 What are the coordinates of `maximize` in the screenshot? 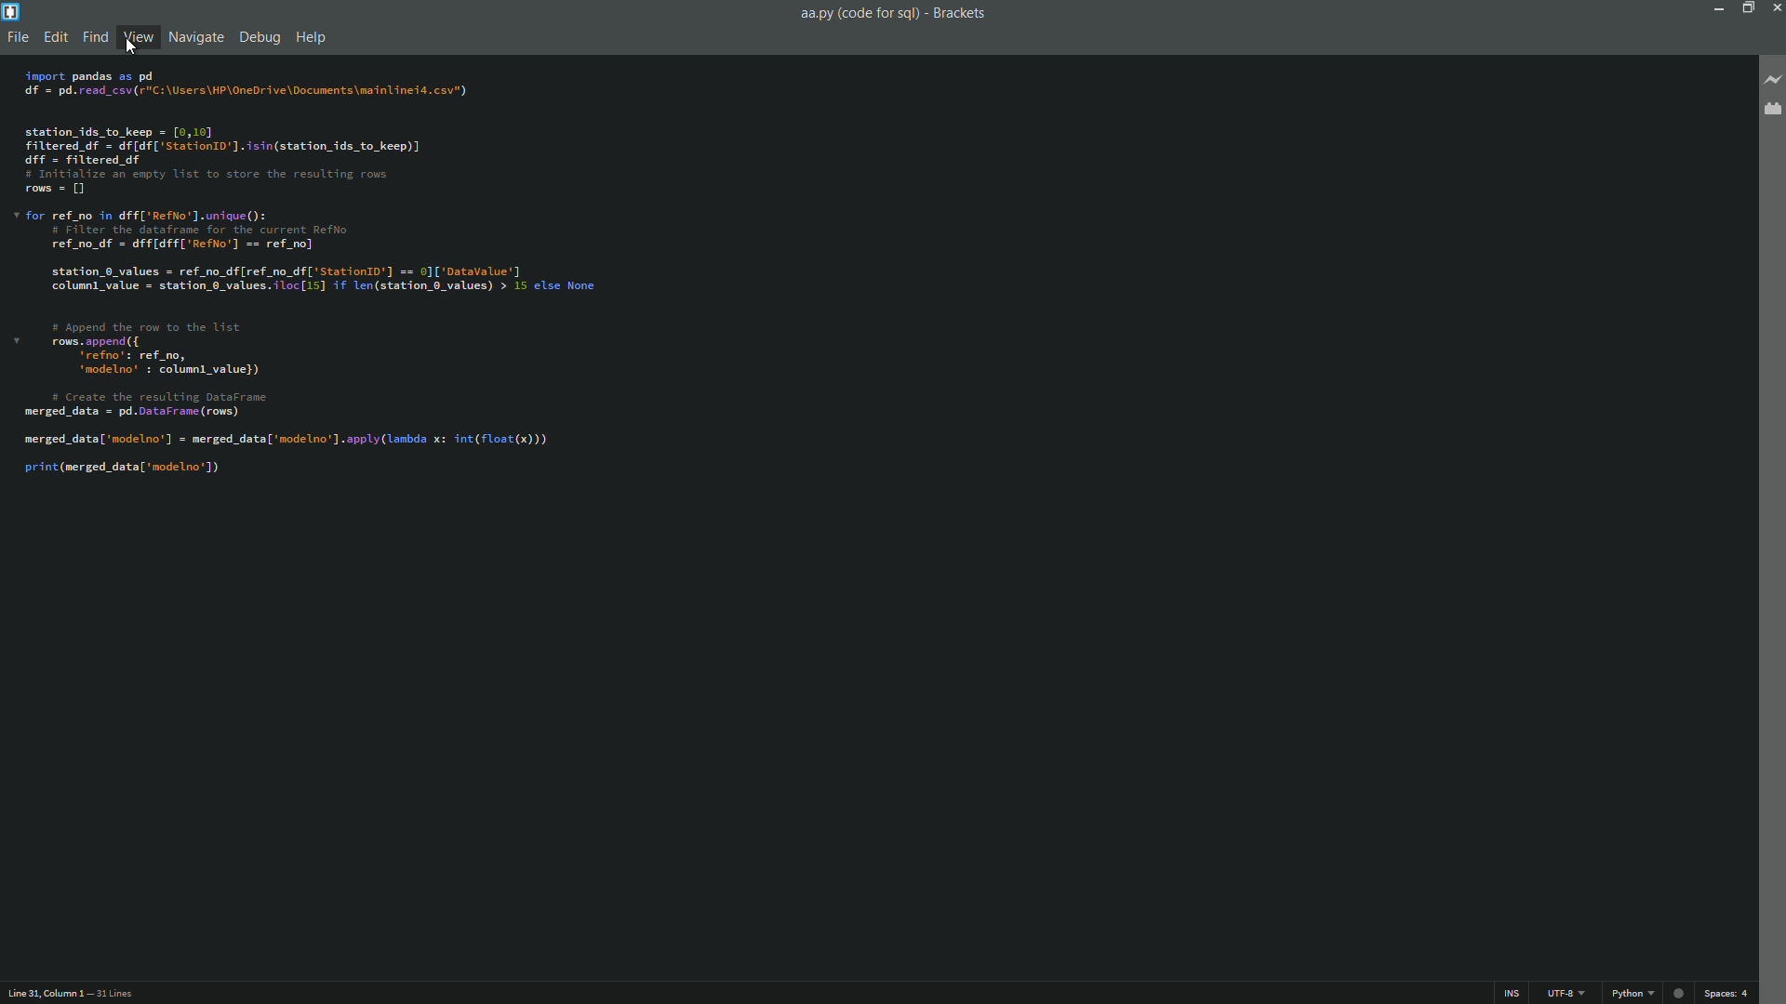 It's located at (1746, 7).